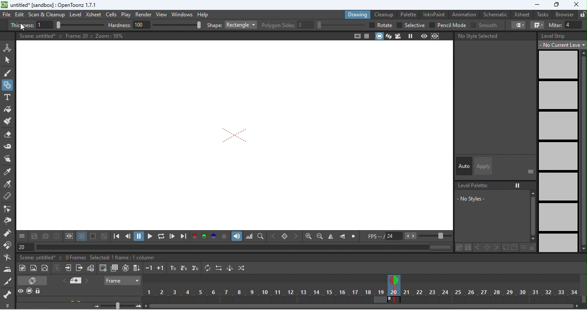 The width and height of the screenshot is (587, 310). What do you see at coordinates (272, 237) in the screenshot?
I see `previous key` at bounding box center [272, 237].